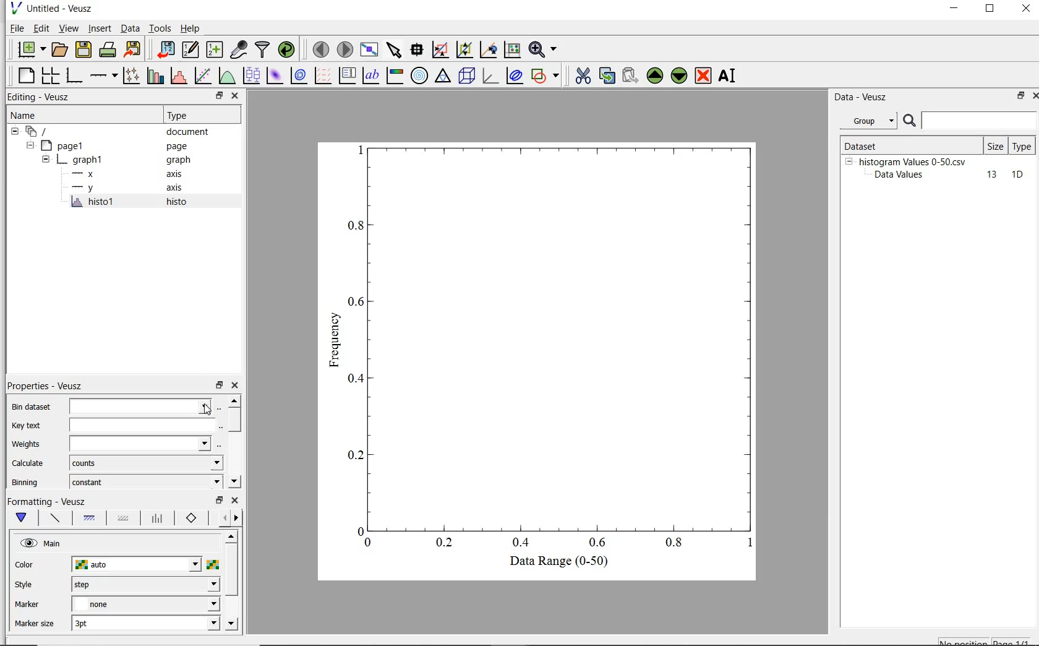 The image size is (1039, 646). What do you see at coordinates (913, 161) in the screenshot?
I see `histogram Values 0-50.csv` at bounding box center [913, 161].